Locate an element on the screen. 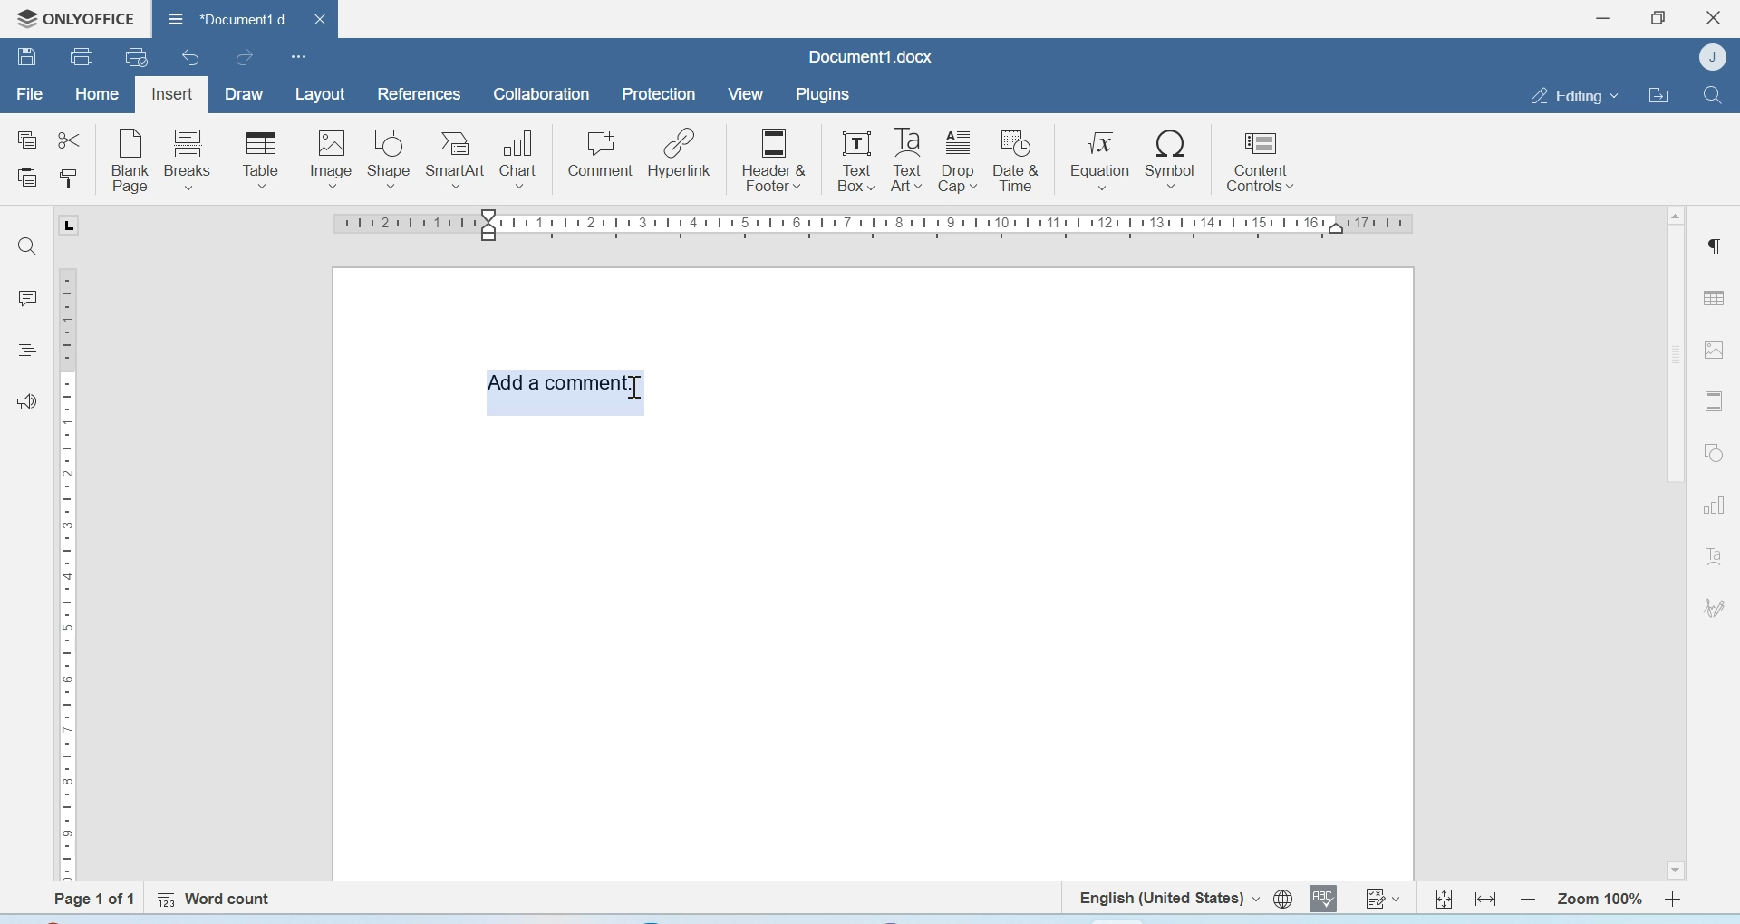  Equation is located at coordinates (1100, 158).